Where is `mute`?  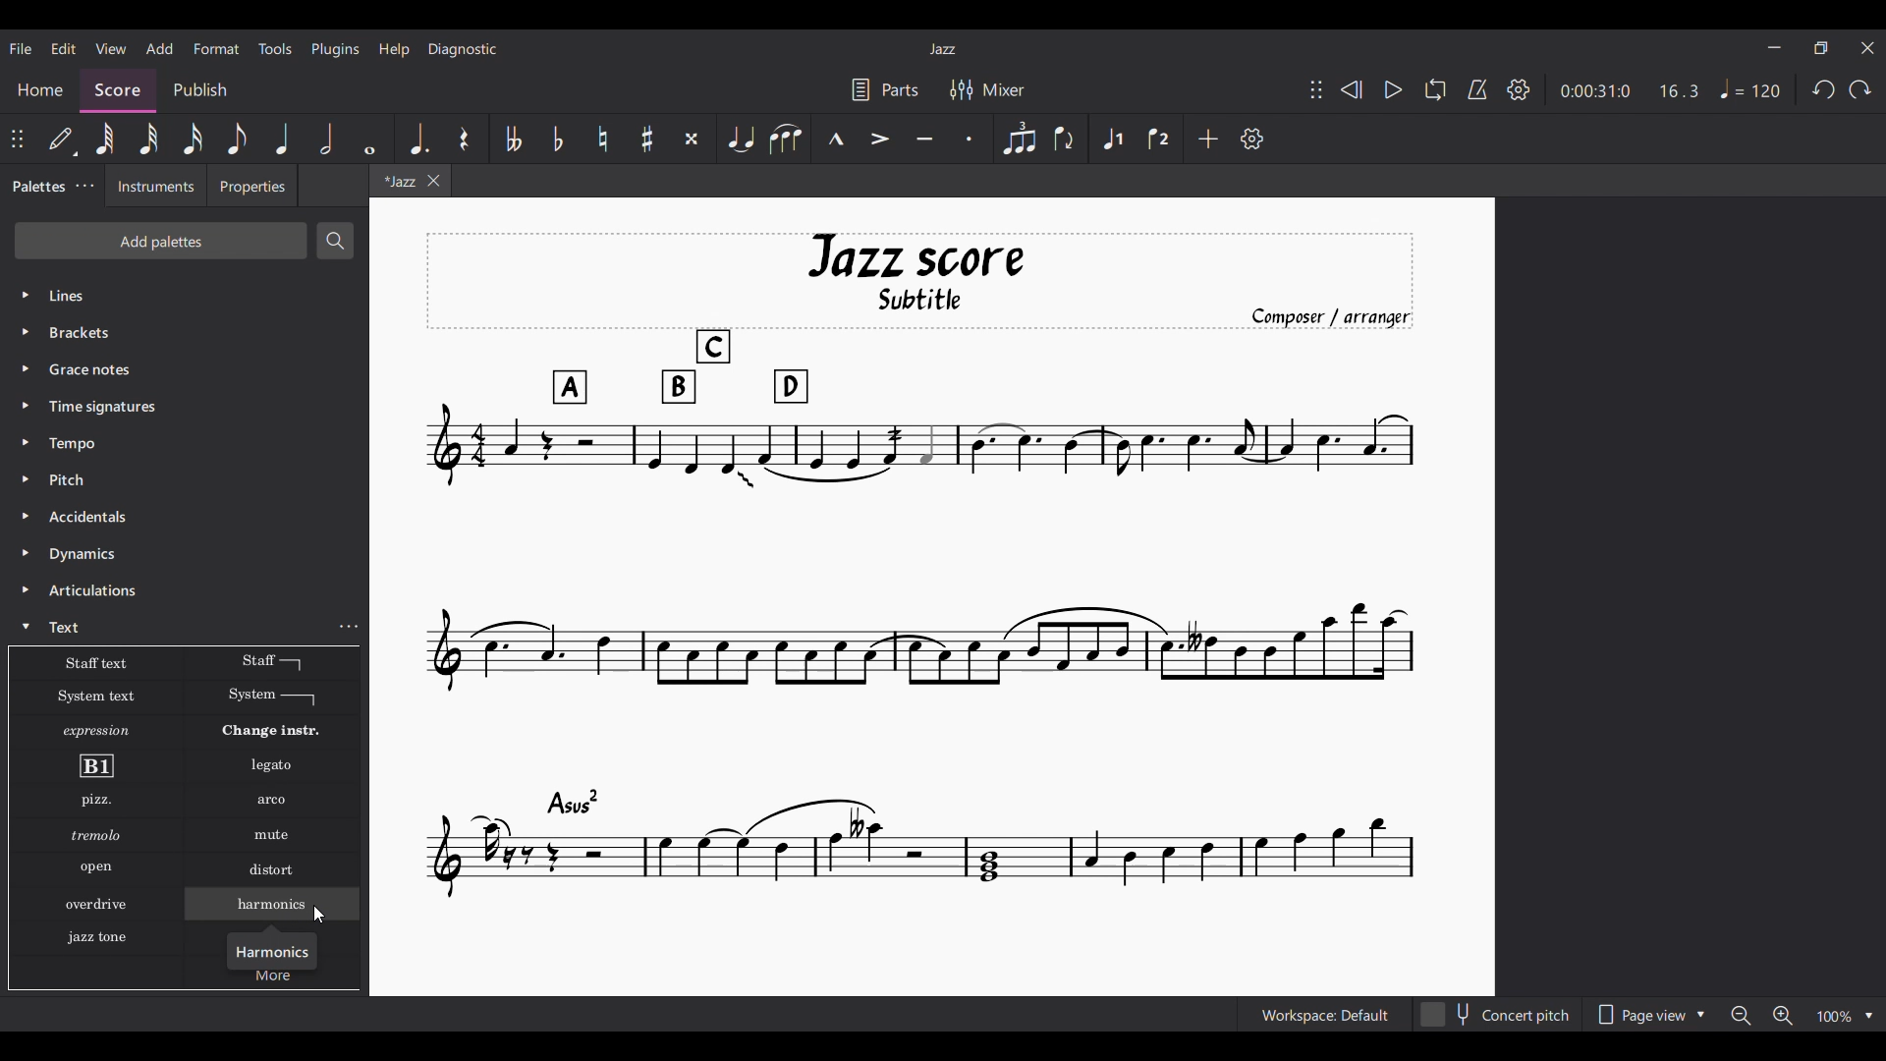 mute is located at coordinates (275, 837).